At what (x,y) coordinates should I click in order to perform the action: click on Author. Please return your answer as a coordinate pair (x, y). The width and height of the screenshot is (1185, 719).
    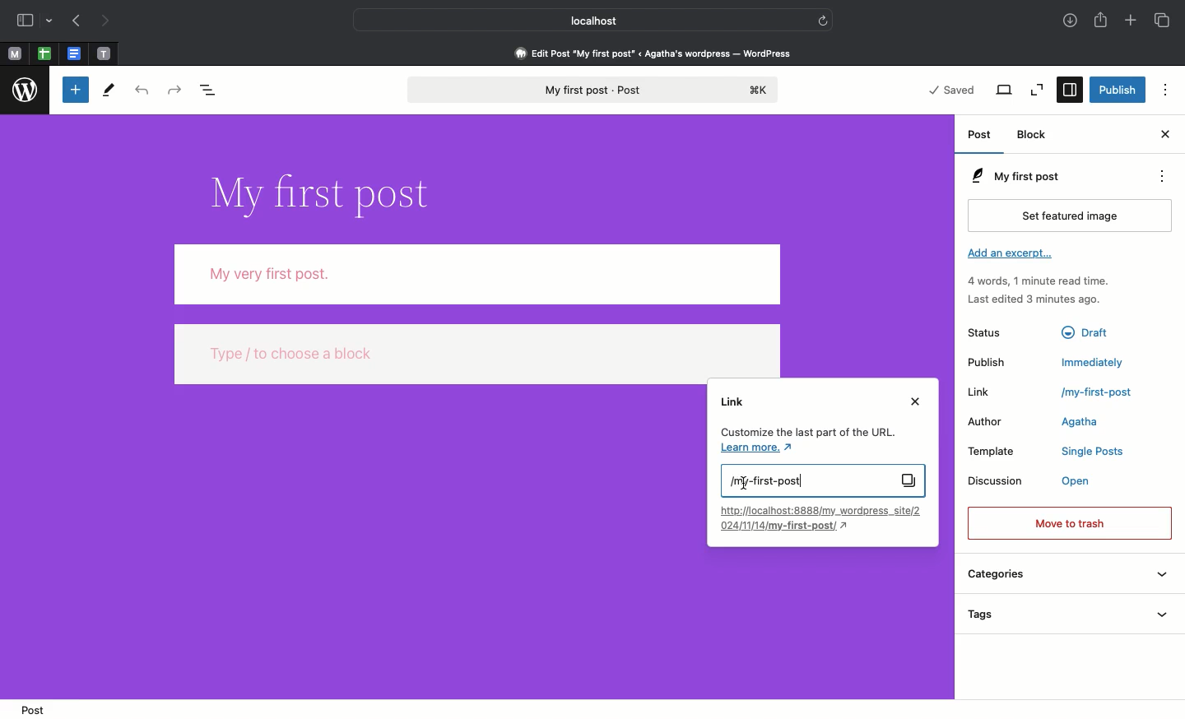
    Looking at the image, I should click on (983, 421).